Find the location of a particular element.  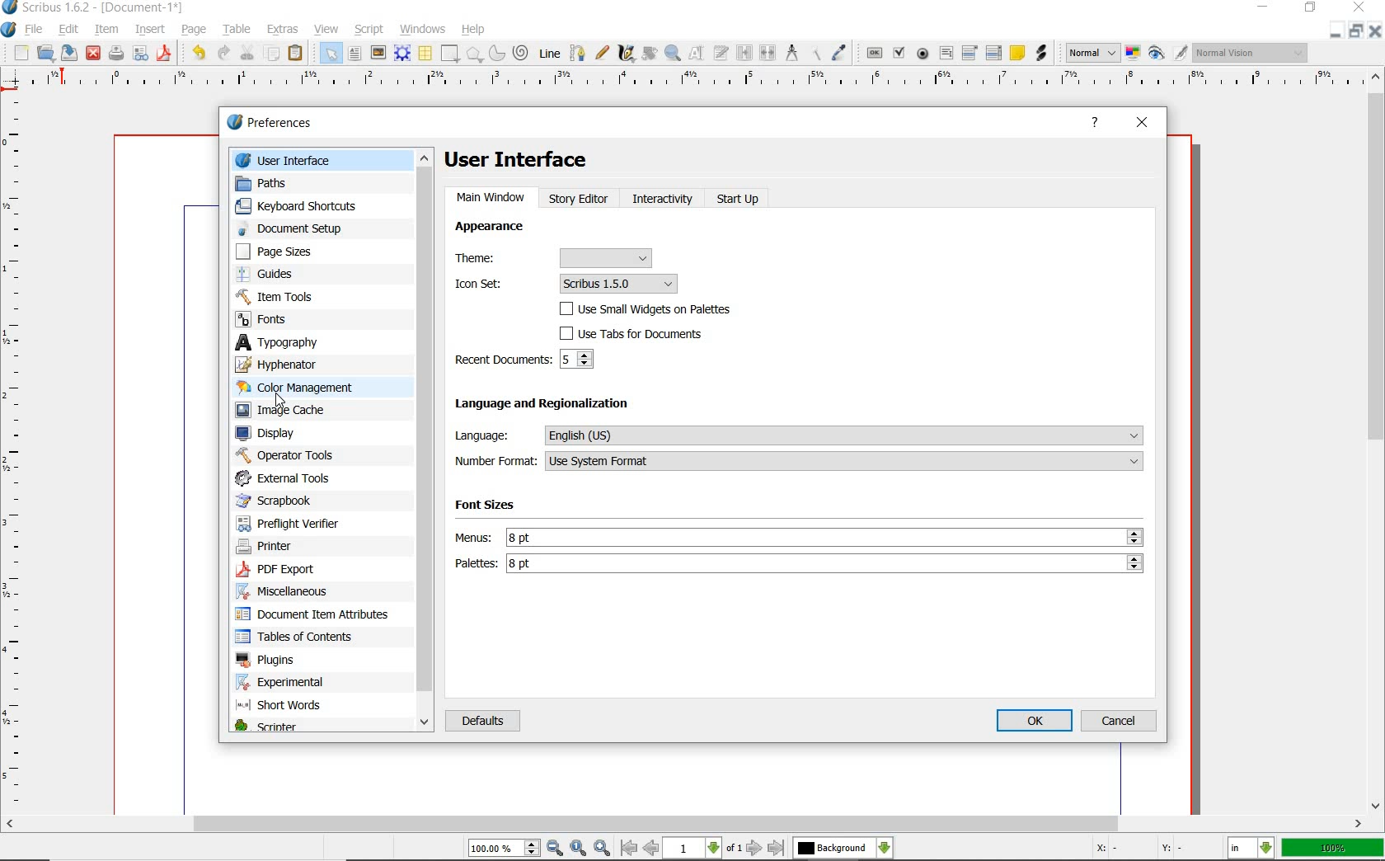

freehand line is located at coordinates (599, 52).